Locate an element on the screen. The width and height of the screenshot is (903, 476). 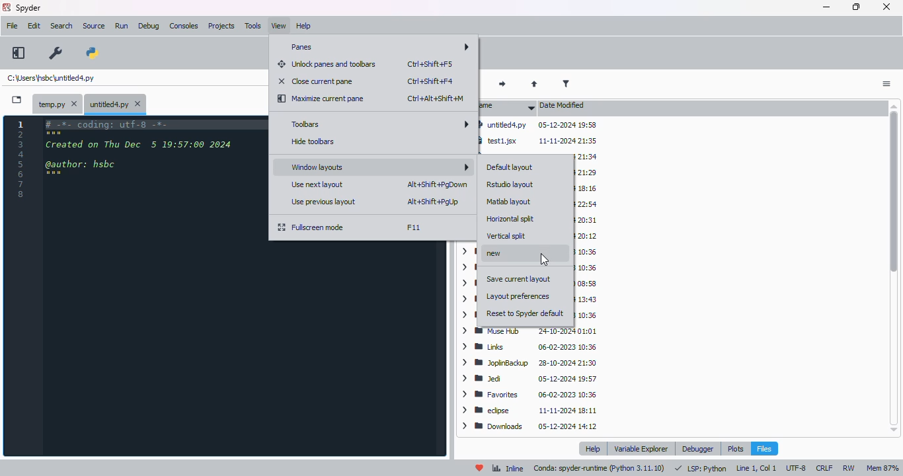
Muse Hub is located at coordinates (532, 331).